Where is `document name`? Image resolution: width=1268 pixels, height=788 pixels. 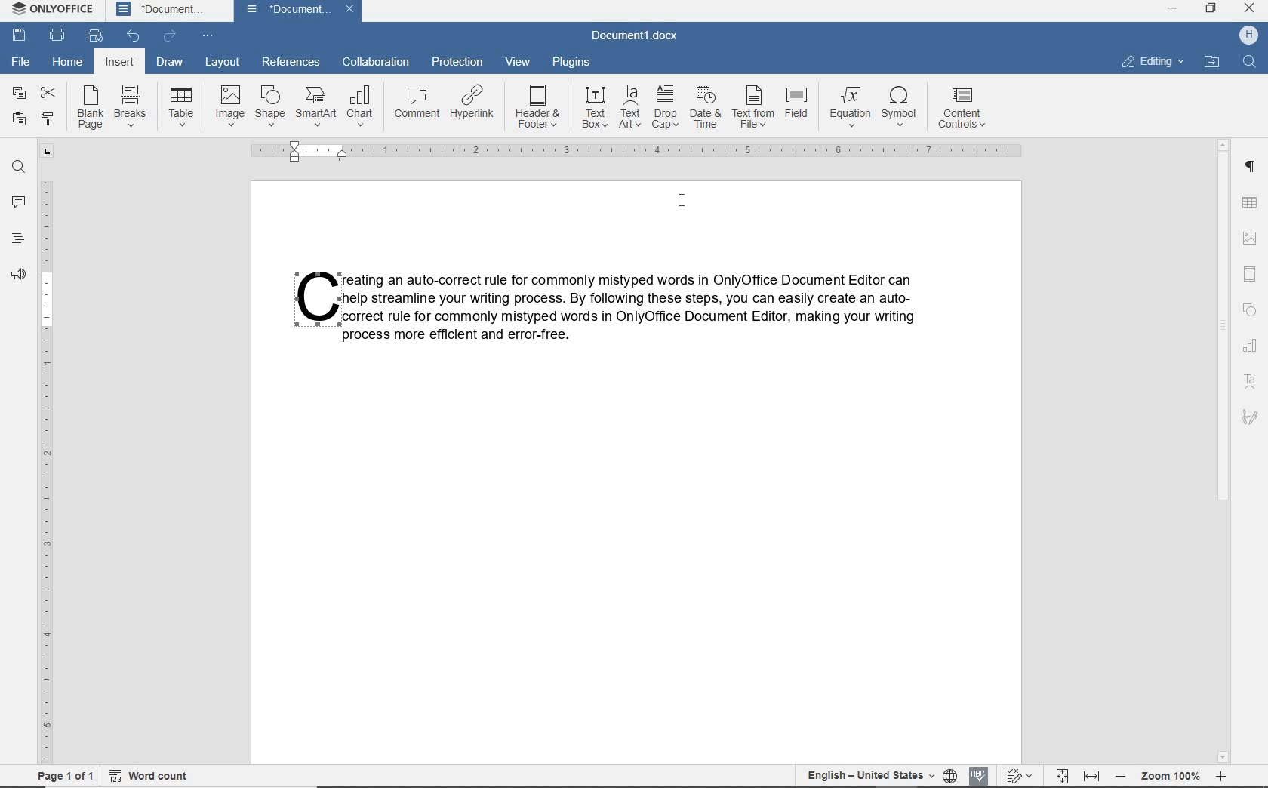 document name is located at coordinates (640, 36).